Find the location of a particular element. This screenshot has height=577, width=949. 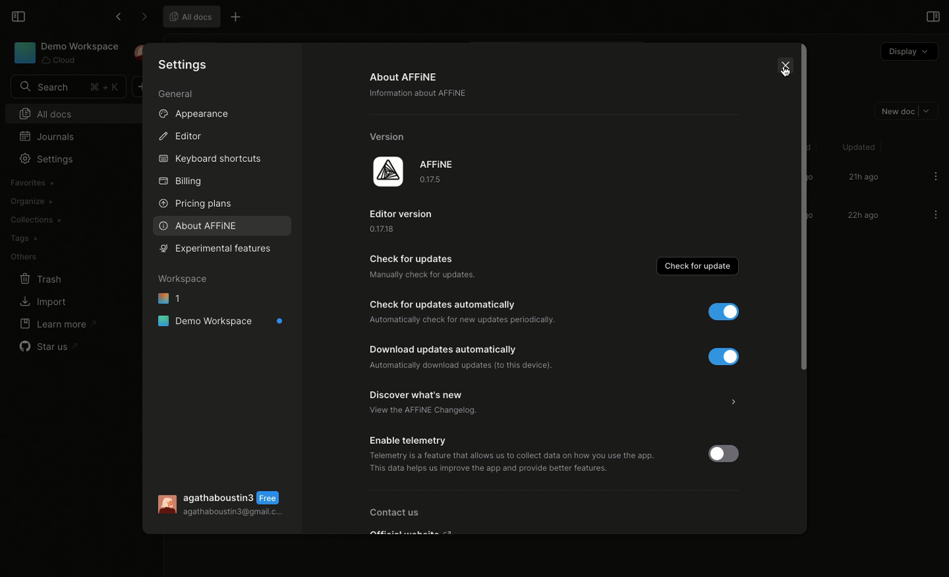

Enable telemetry is located at coordinates (522, 455).